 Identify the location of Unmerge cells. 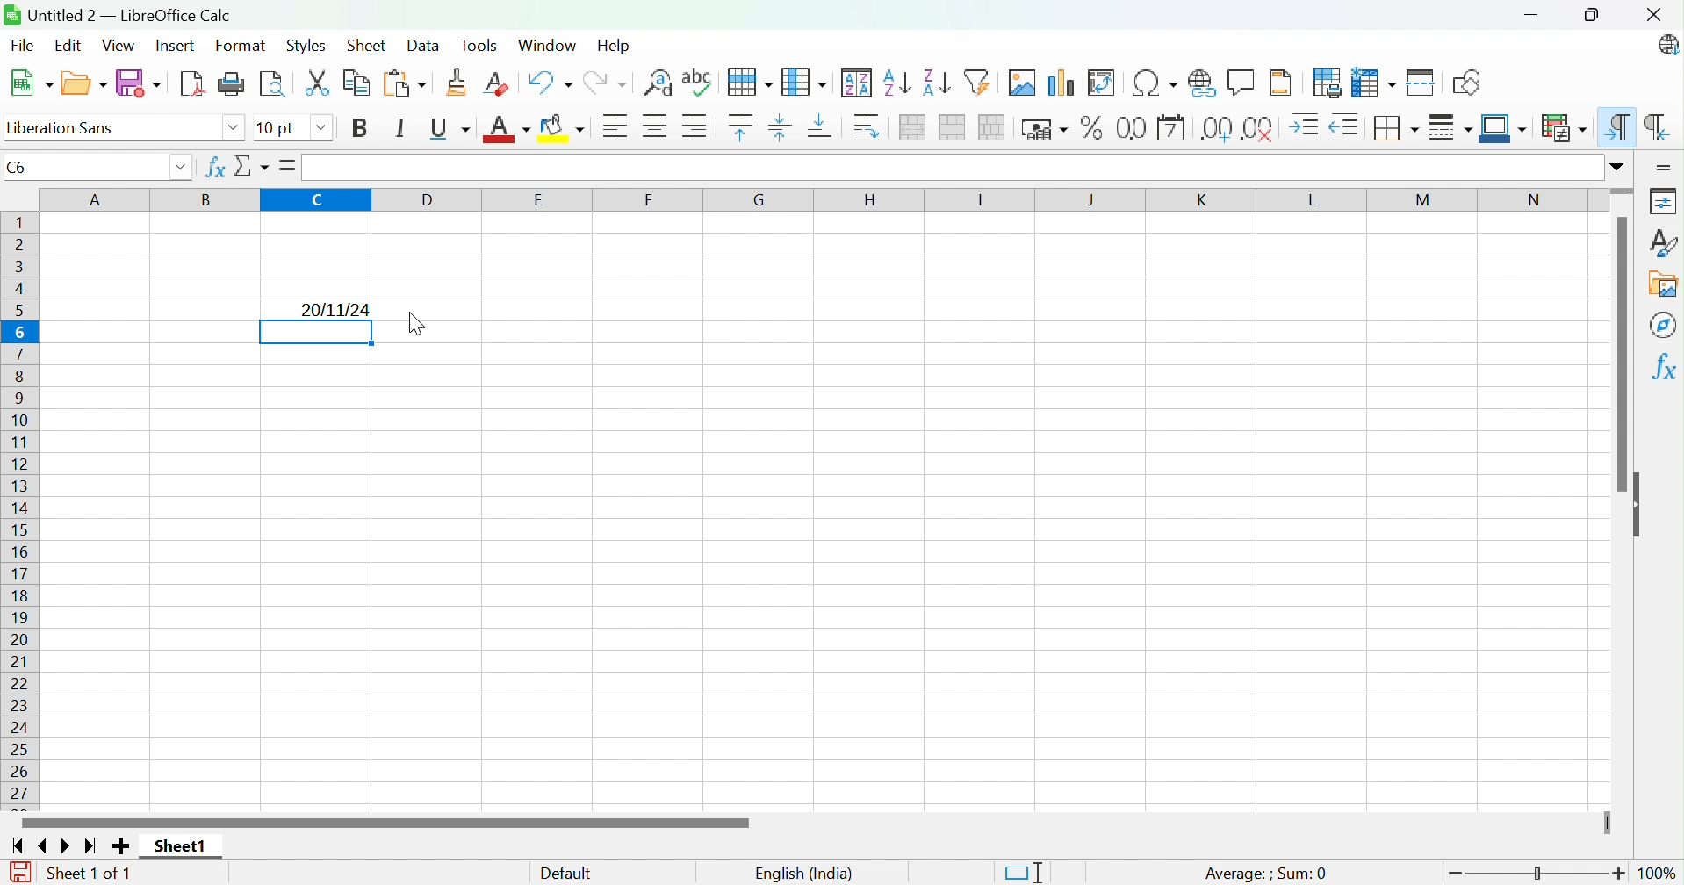
(993, 127).